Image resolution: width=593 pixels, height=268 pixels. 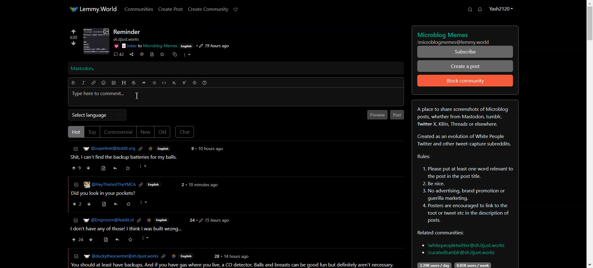 What do you see at coordinates (141, 149) in the screenshot?
I see `Link` at bounding box center [141, 149].